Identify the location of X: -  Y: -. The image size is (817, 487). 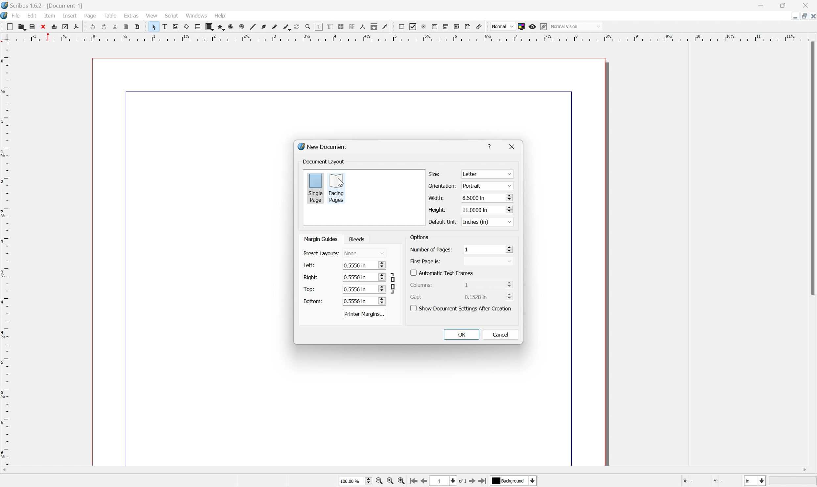
(703, 481).